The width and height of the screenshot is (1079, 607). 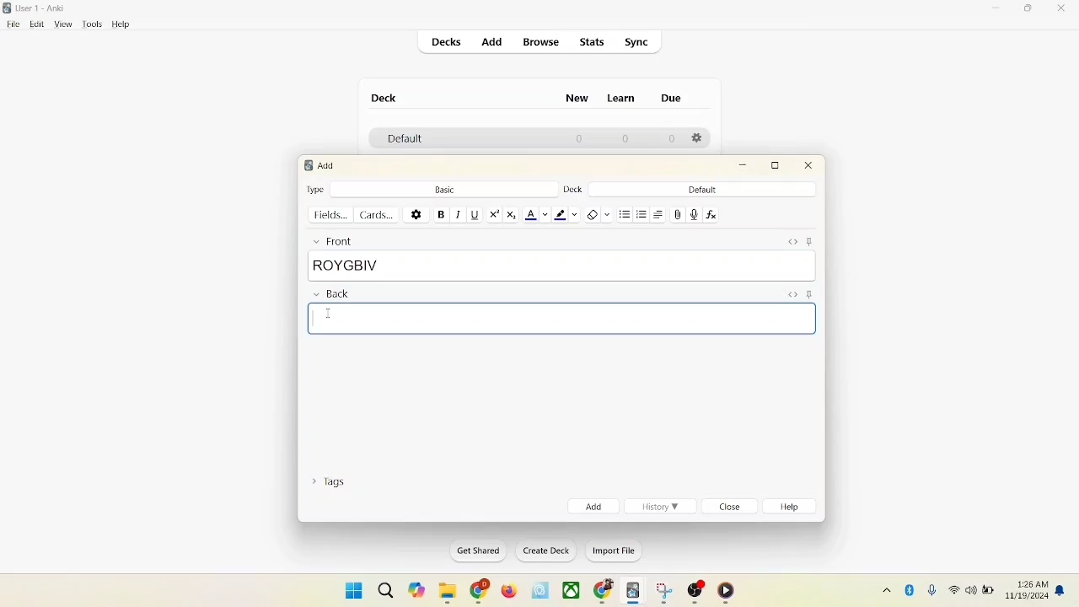 I want to click on search, so click(x=384, y=587).